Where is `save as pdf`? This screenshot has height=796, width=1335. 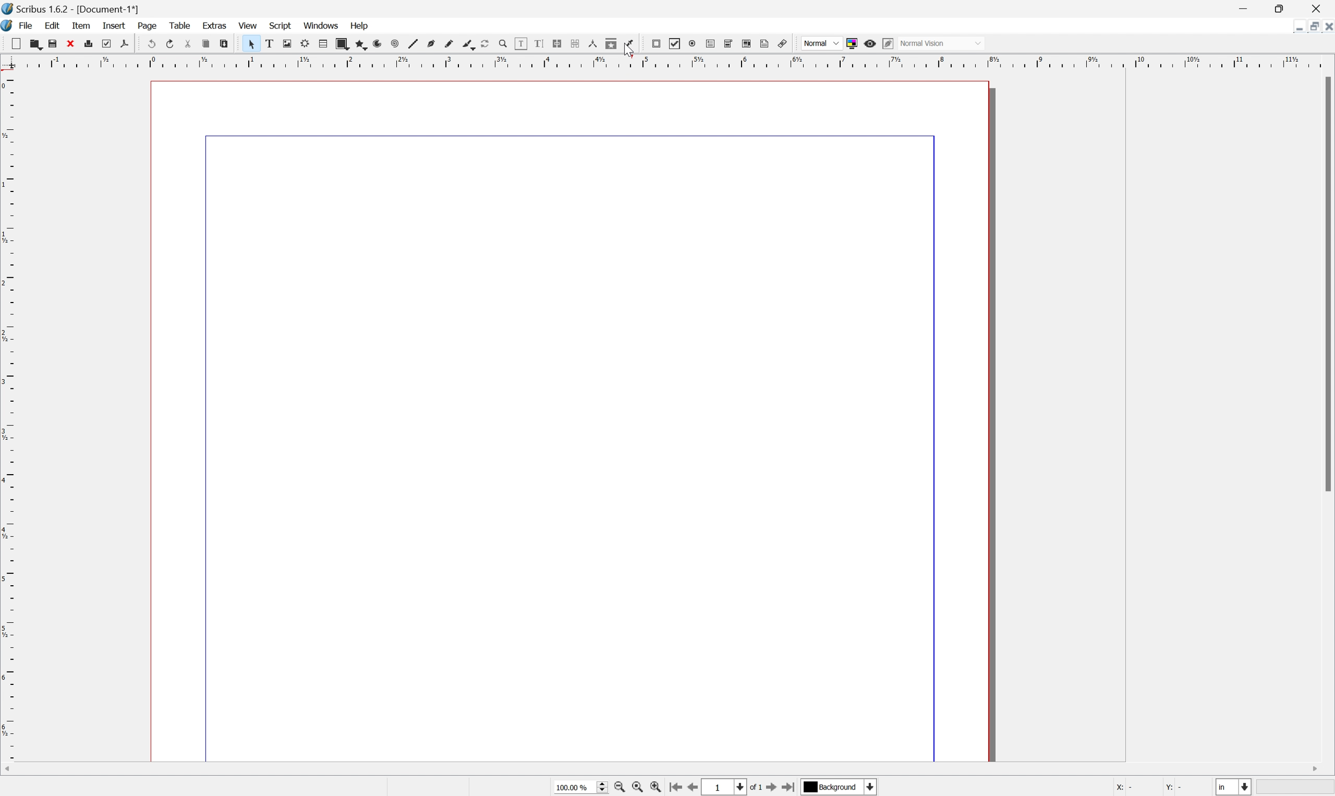
save as pdf is located at coordinates (124, 45).